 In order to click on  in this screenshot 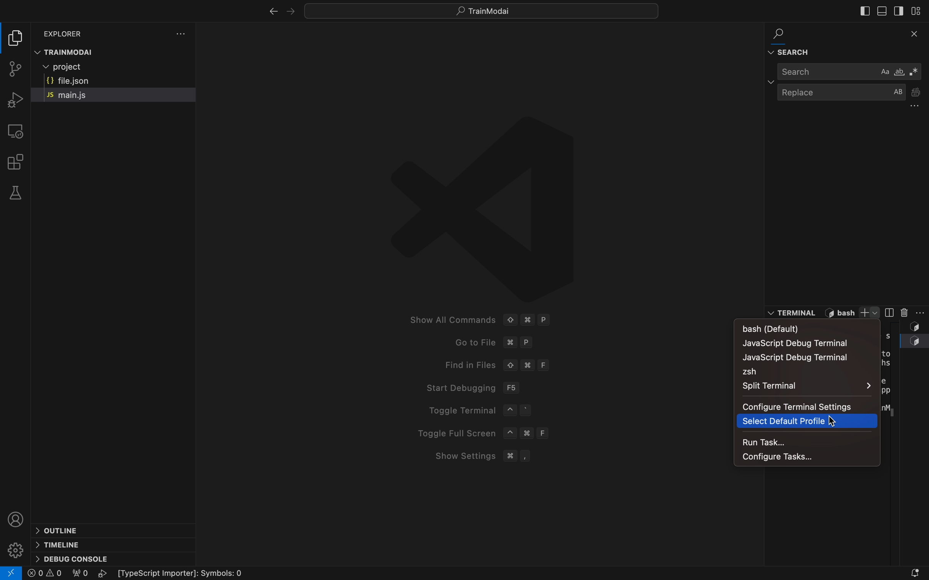, I will do `click(804, 457)`.